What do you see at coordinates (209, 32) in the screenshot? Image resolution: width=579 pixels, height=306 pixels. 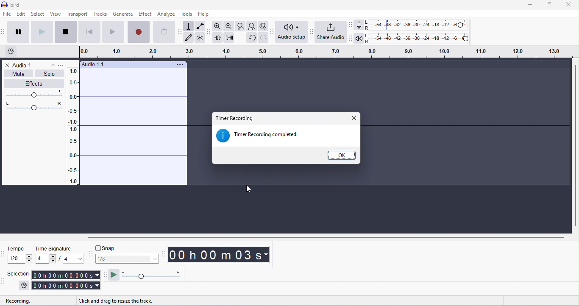 I see `audacity edit toolbar` at bounding box center [209, 32].